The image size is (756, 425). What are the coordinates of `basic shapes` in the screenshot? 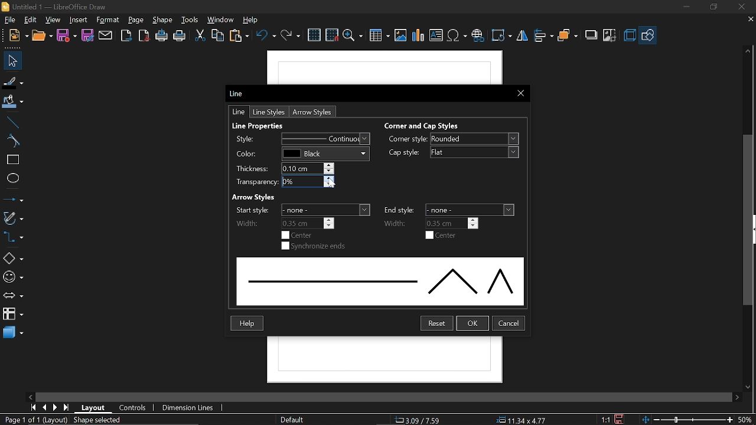 It's located at (12, 260).